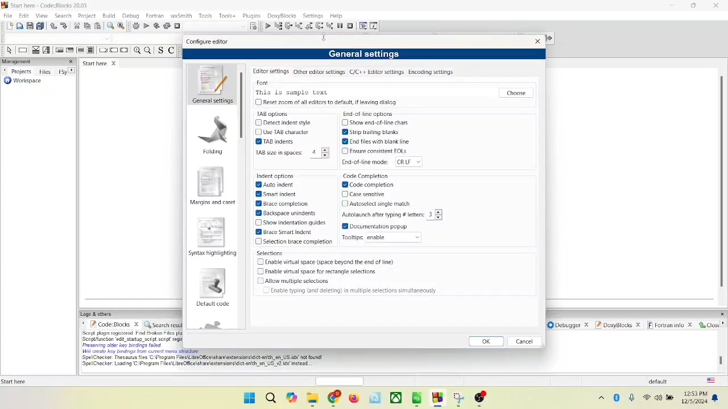 This screenshot has height=409, width=728. I want to click on foldings, so click(213, 133).